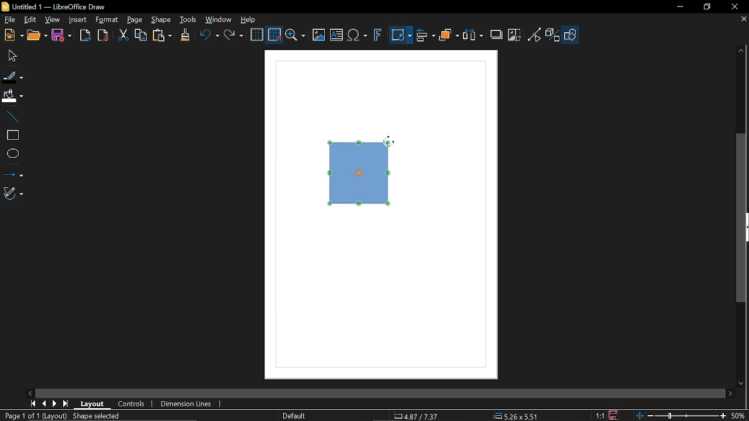 Image resolution: width=749 pixels, height=421 pixels. Describe the element at coordinates (535, 34) in the screenshot. I see `Toggle ` at that location.